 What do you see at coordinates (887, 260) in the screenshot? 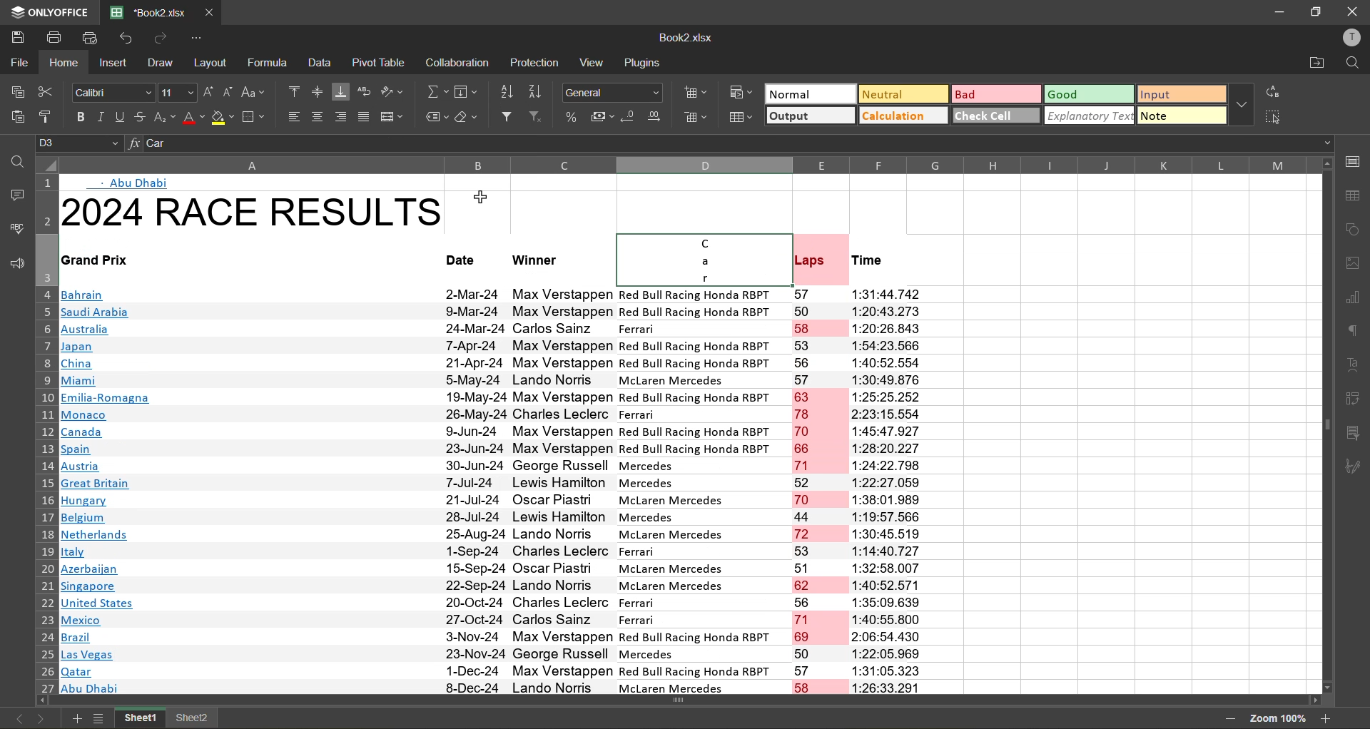
I see `Time` at bounding box center [887, 260].